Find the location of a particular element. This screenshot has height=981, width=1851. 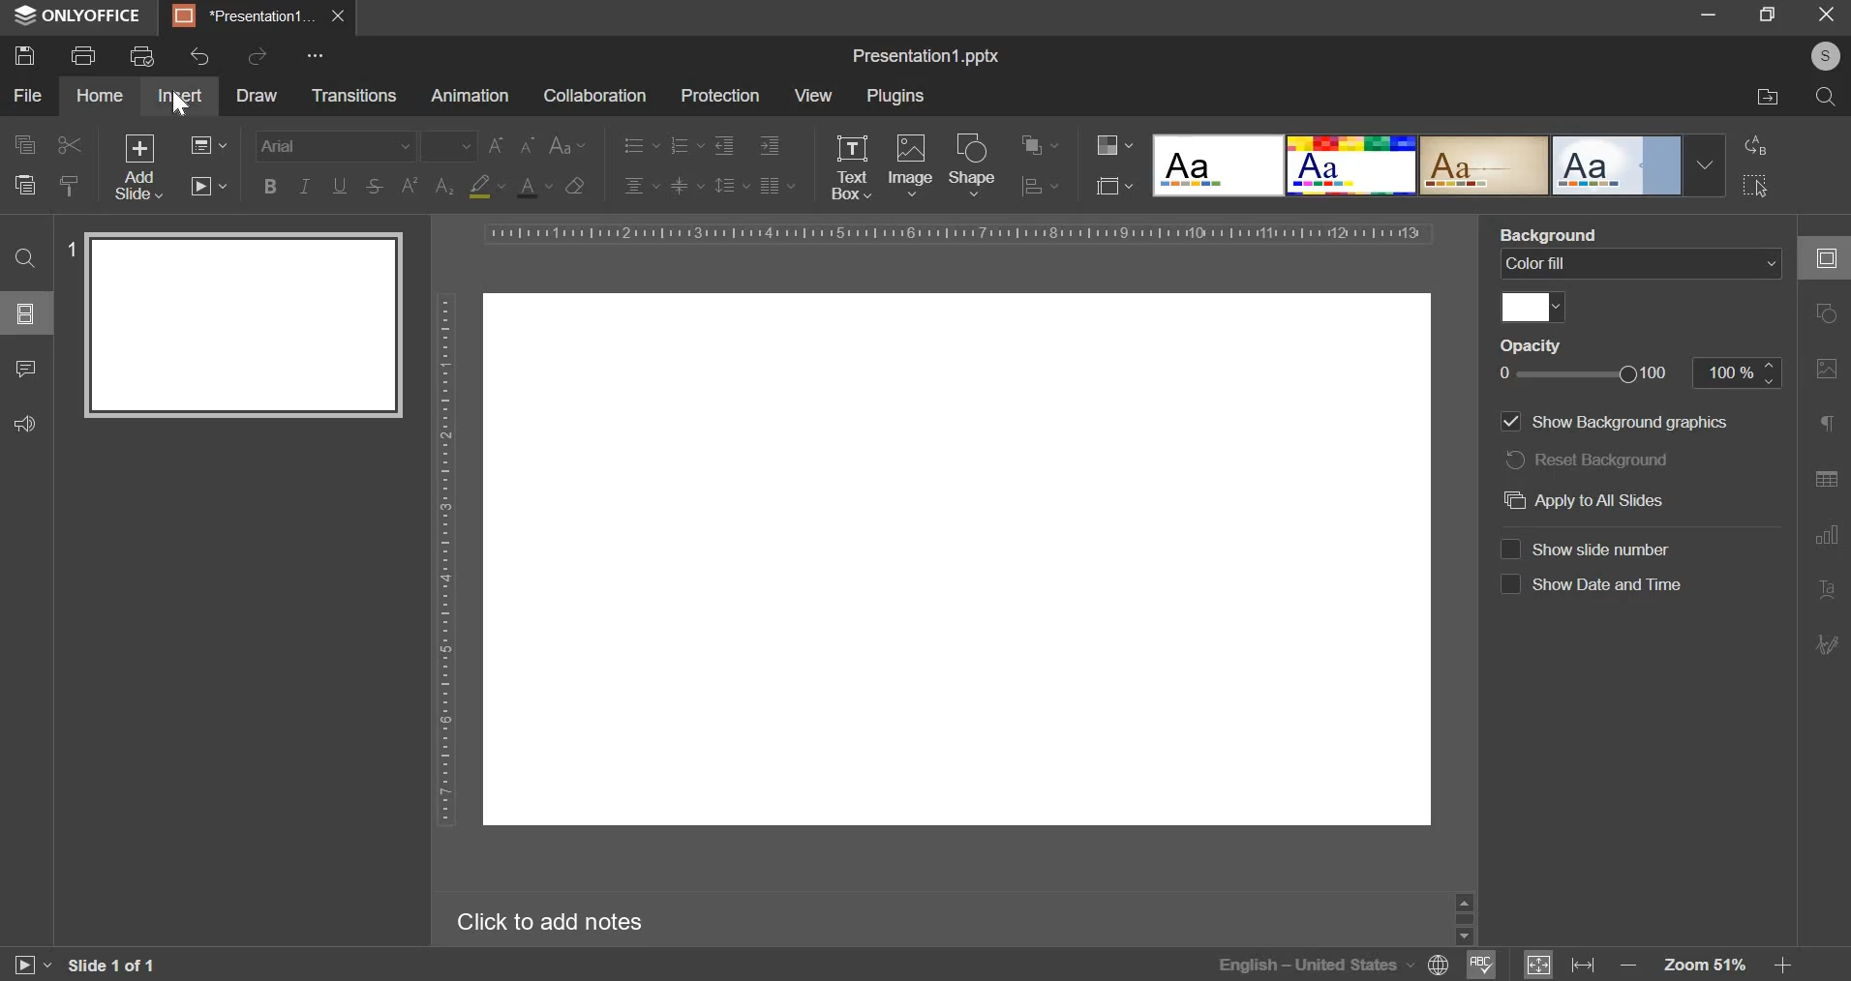

shape settings is located at coordinates (1831, 314).